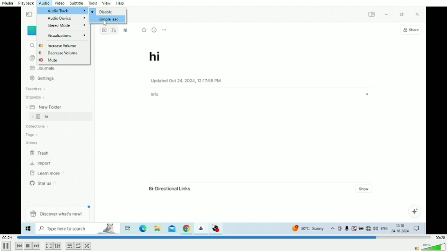 This screenshot has height=251, width=447. What do you see at coordinates (59, 53) in the screenshot?
I see `Decrease Volume` at bounding box center [59, 53].